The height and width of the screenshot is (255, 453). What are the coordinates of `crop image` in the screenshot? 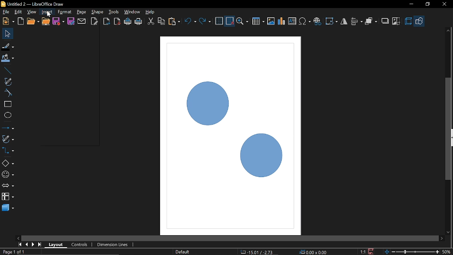 It's located at (396, 22).